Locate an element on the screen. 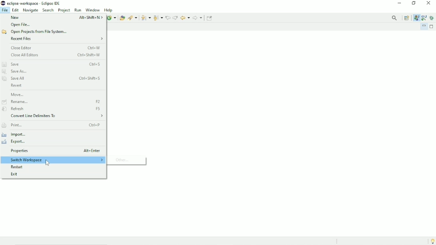 The width and height of the screenshot is (436, 245). Restore down is located at coordinates (413, 3).